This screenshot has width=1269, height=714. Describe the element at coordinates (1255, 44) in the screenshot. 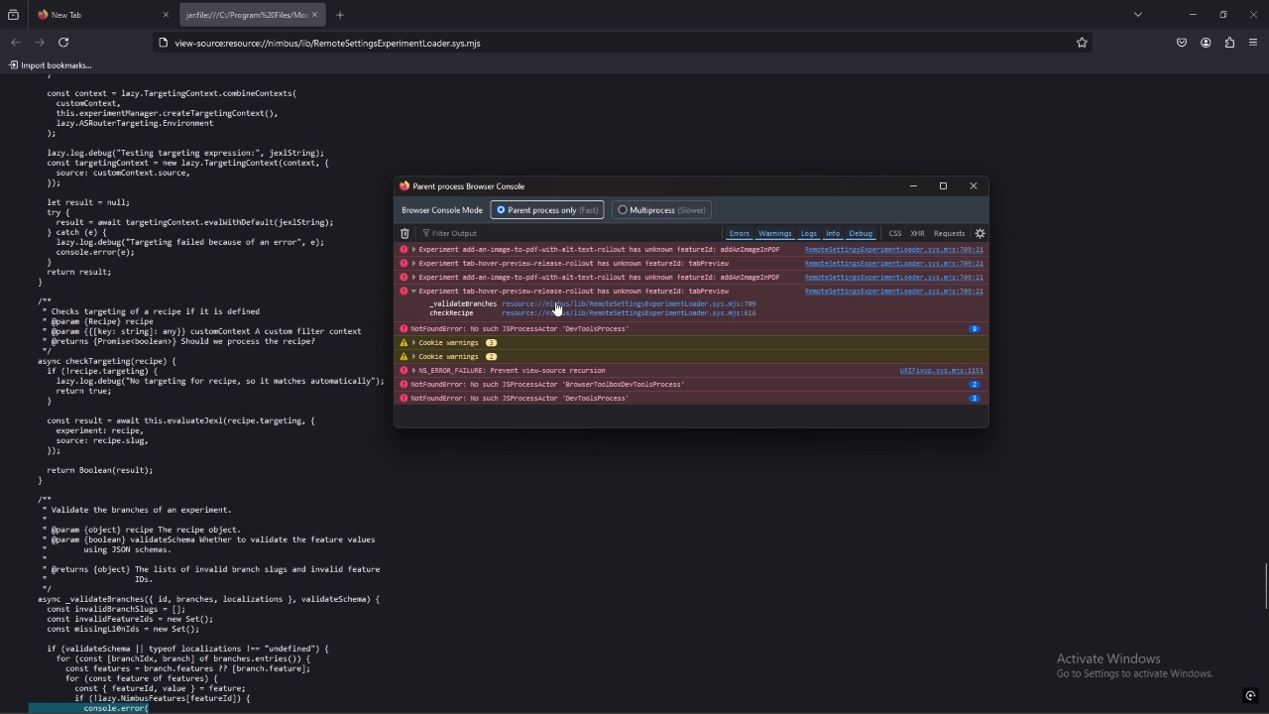

I see `application menu` at that location.